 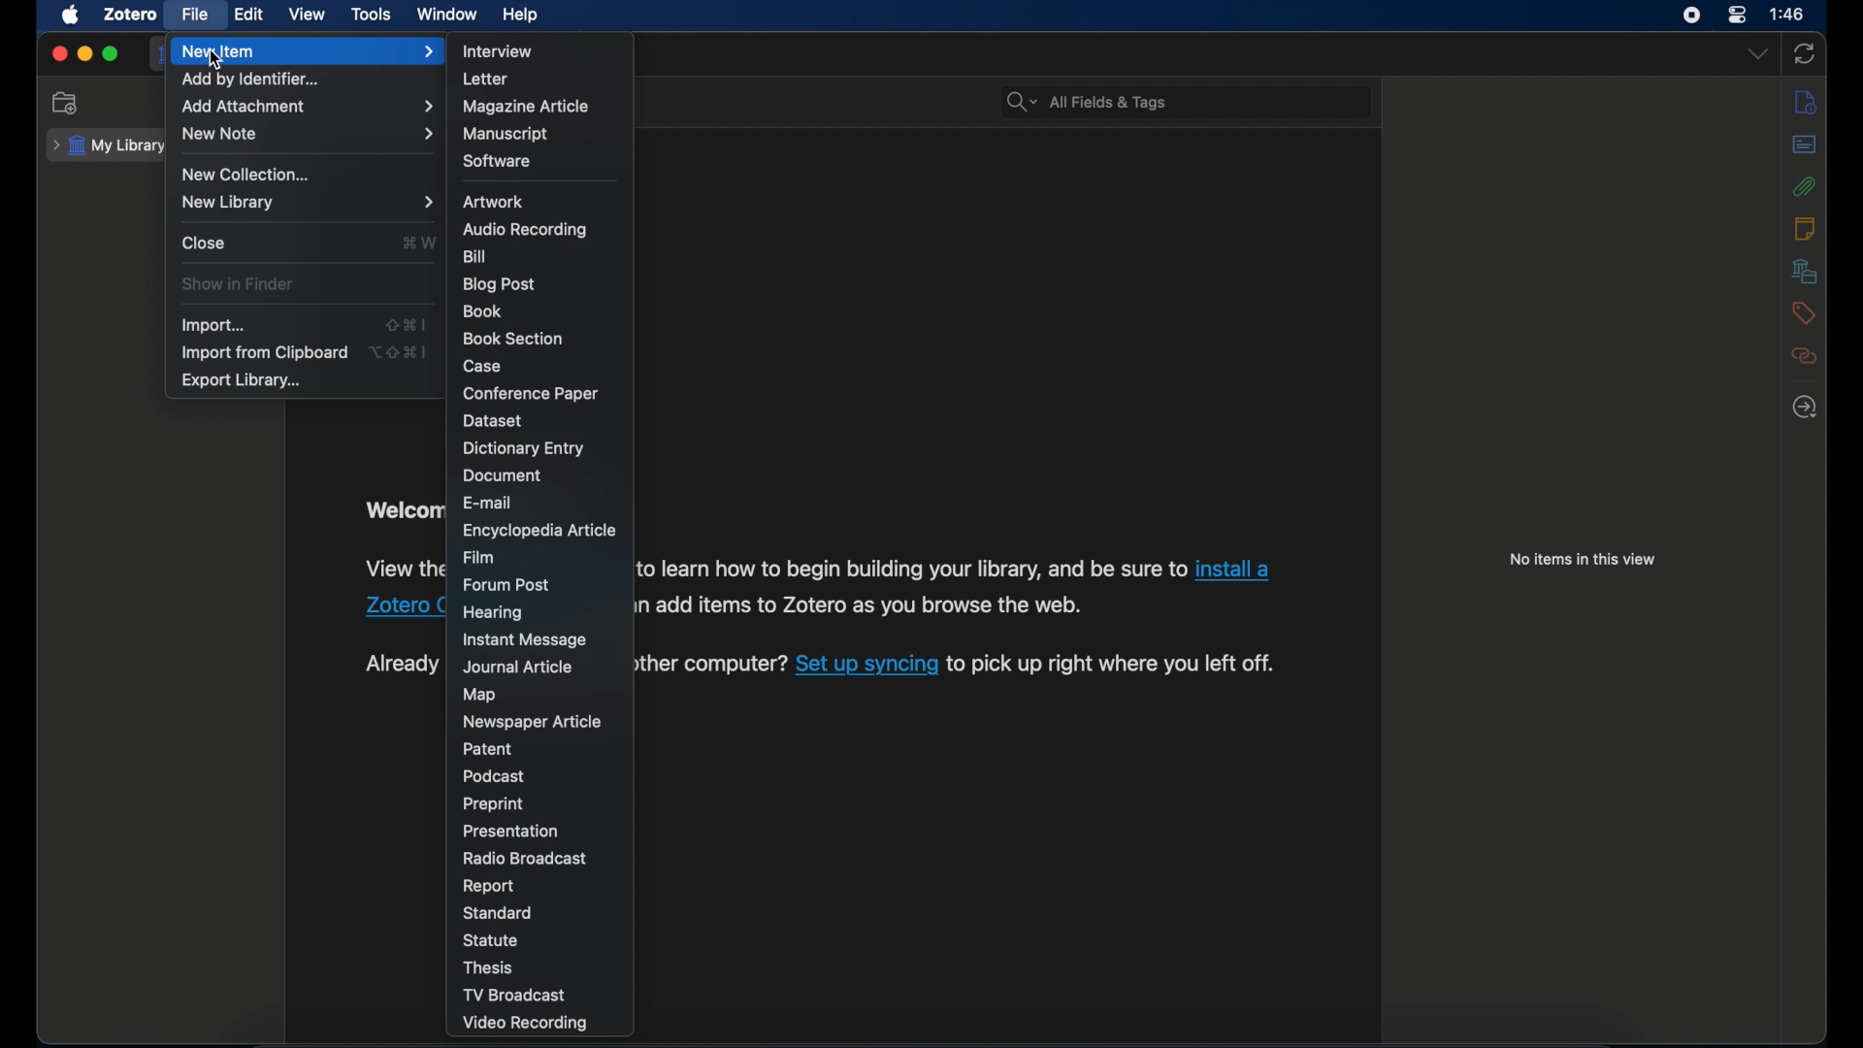 I want to click on other computer?, so click(x=715, y=665).